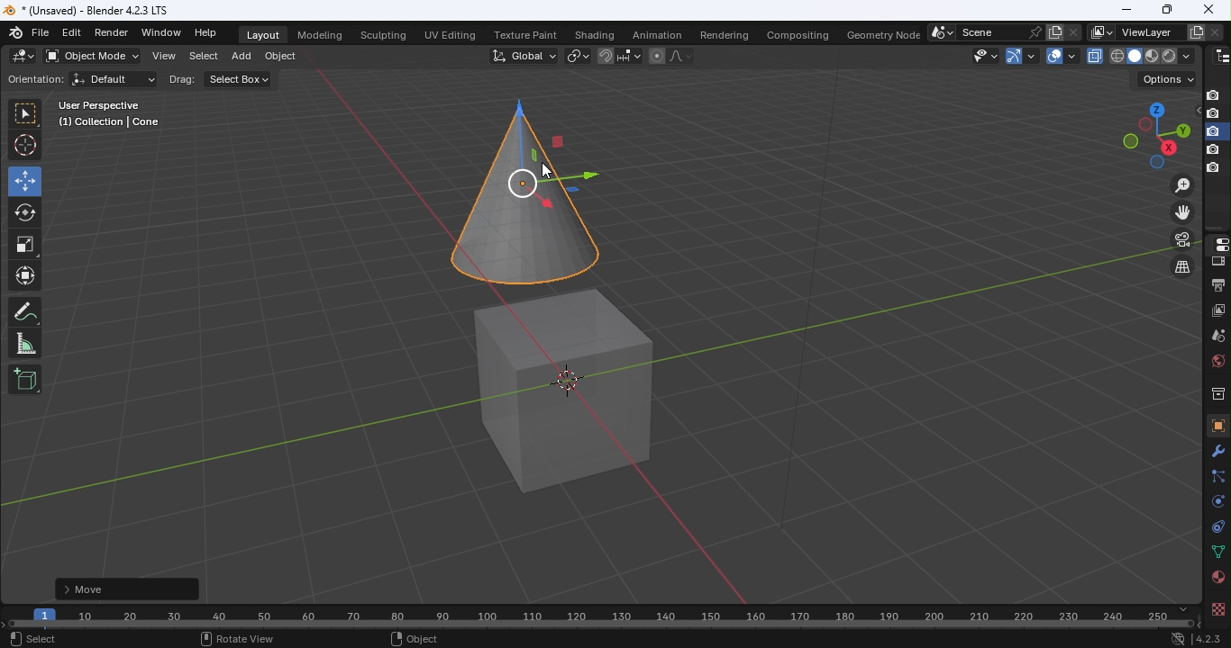  What do you see at coordinates (24, 56) in the screenshot?
I see `Editor type` at bounding box center [24, 56].